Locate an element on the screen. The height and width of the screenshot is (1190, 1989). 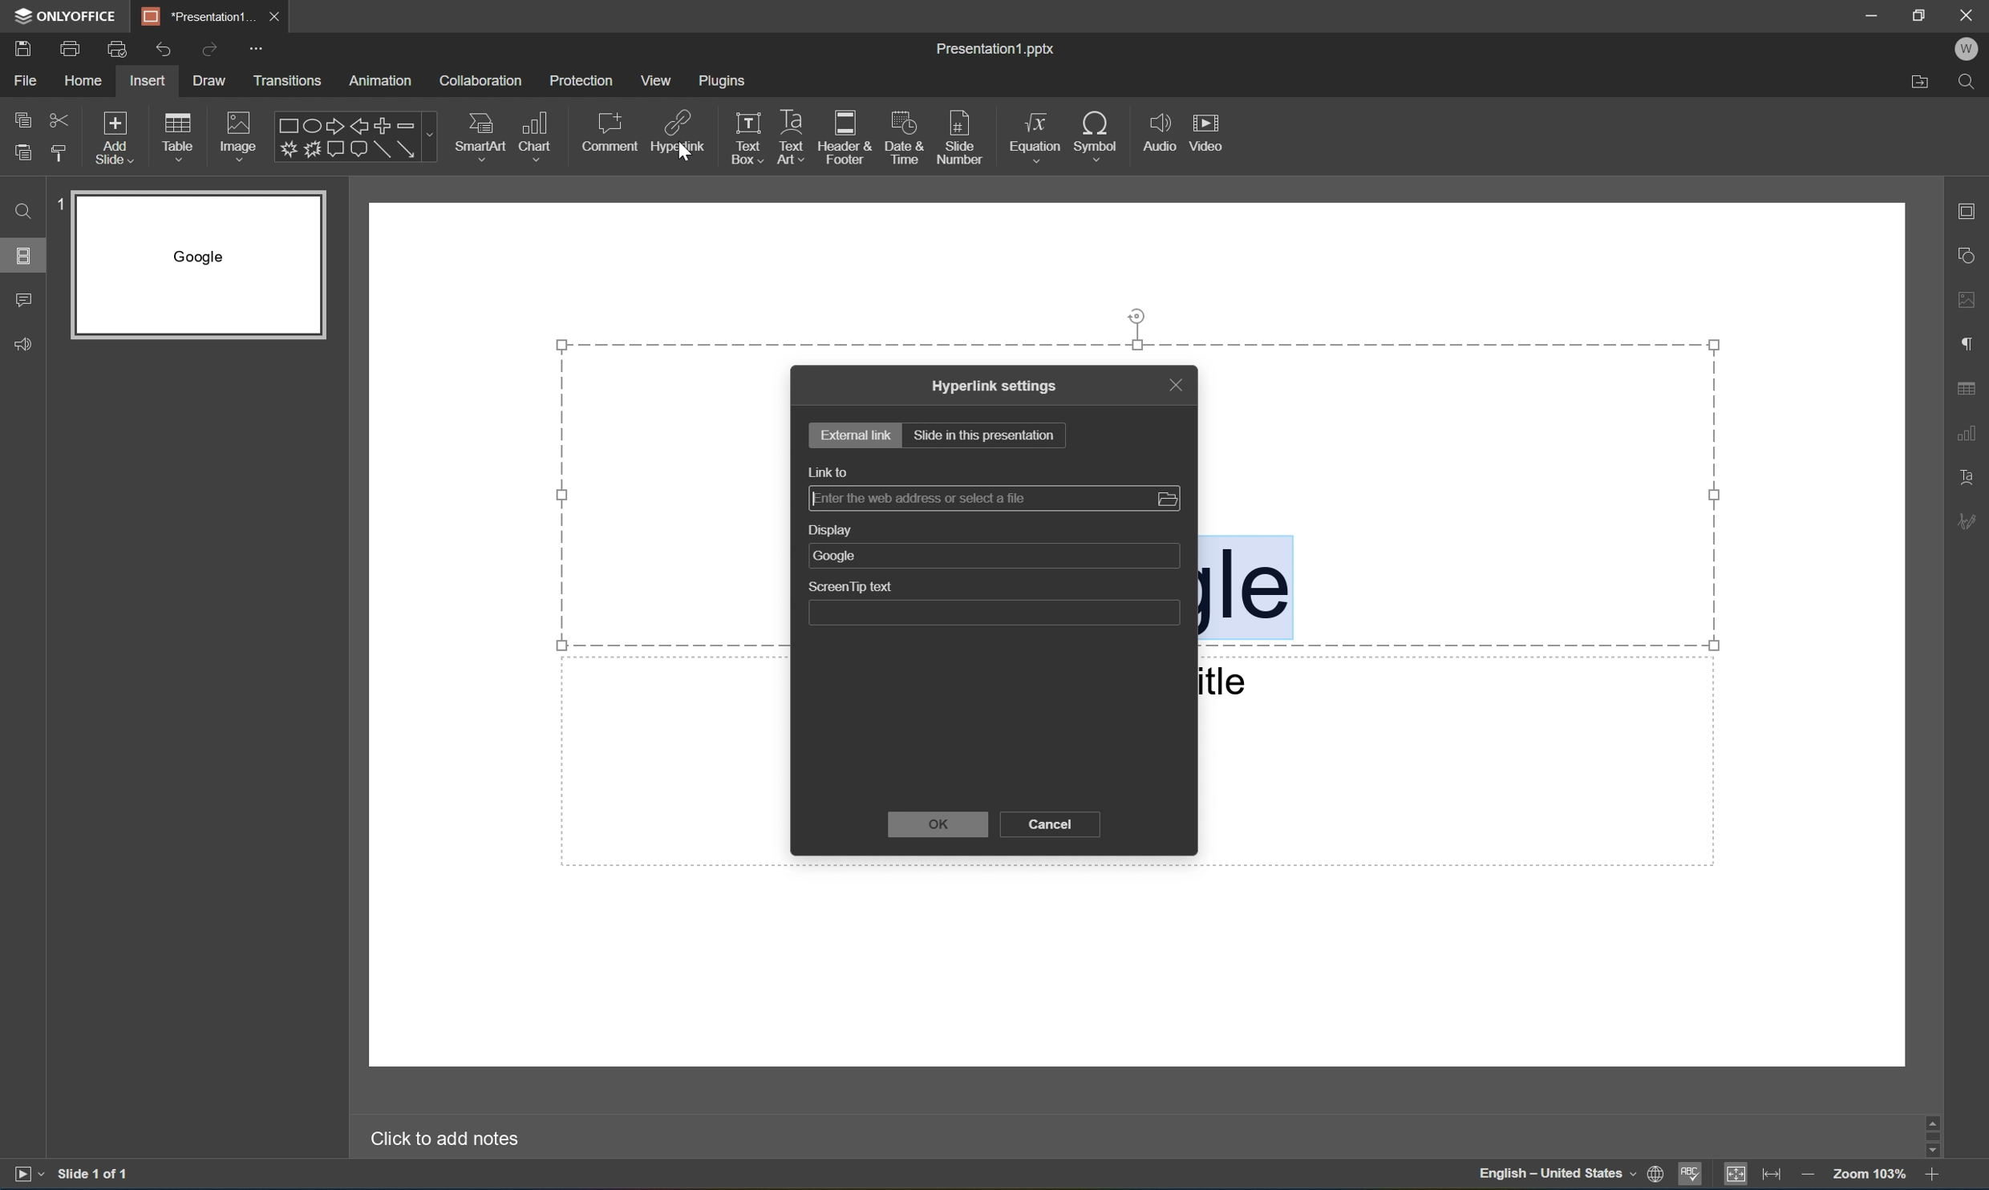
Minimize is located at coordinates (1874, 12).